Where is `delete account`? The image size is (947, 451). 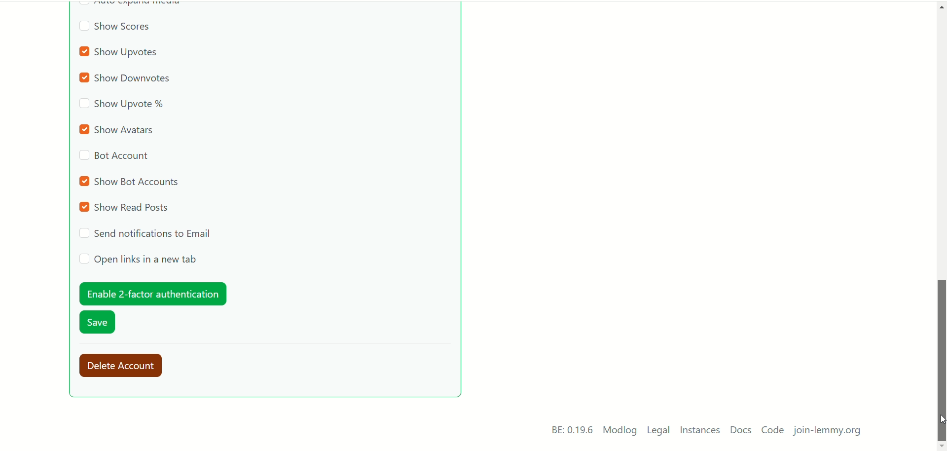
delete account is located at coordinates (125, 366).